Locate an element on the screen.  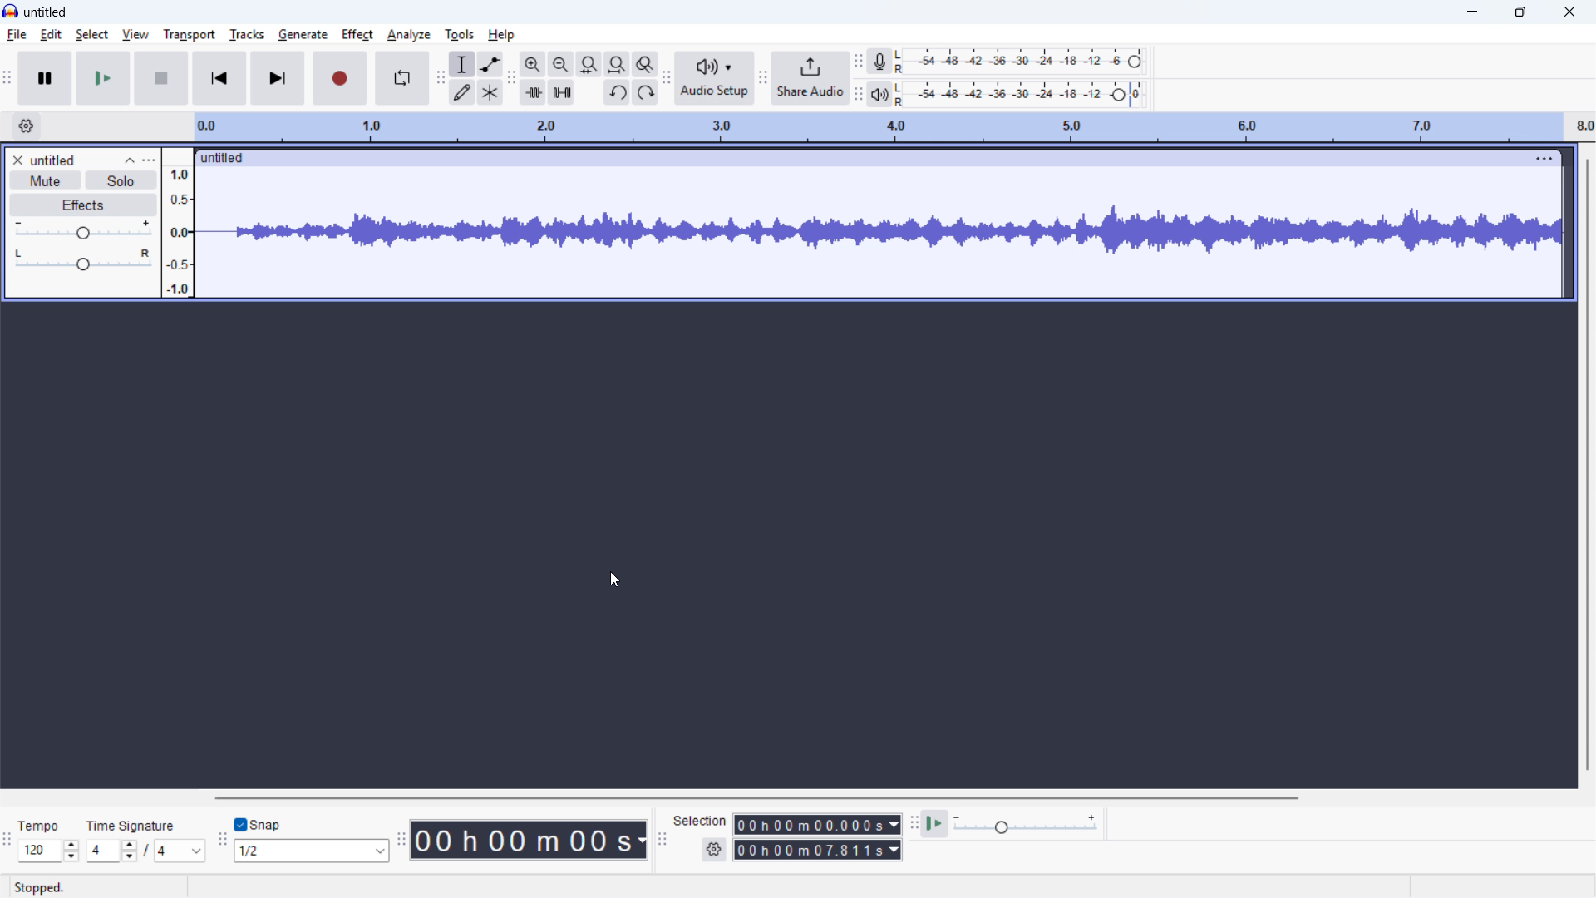
Undo  is located at coordinates (617, 93).